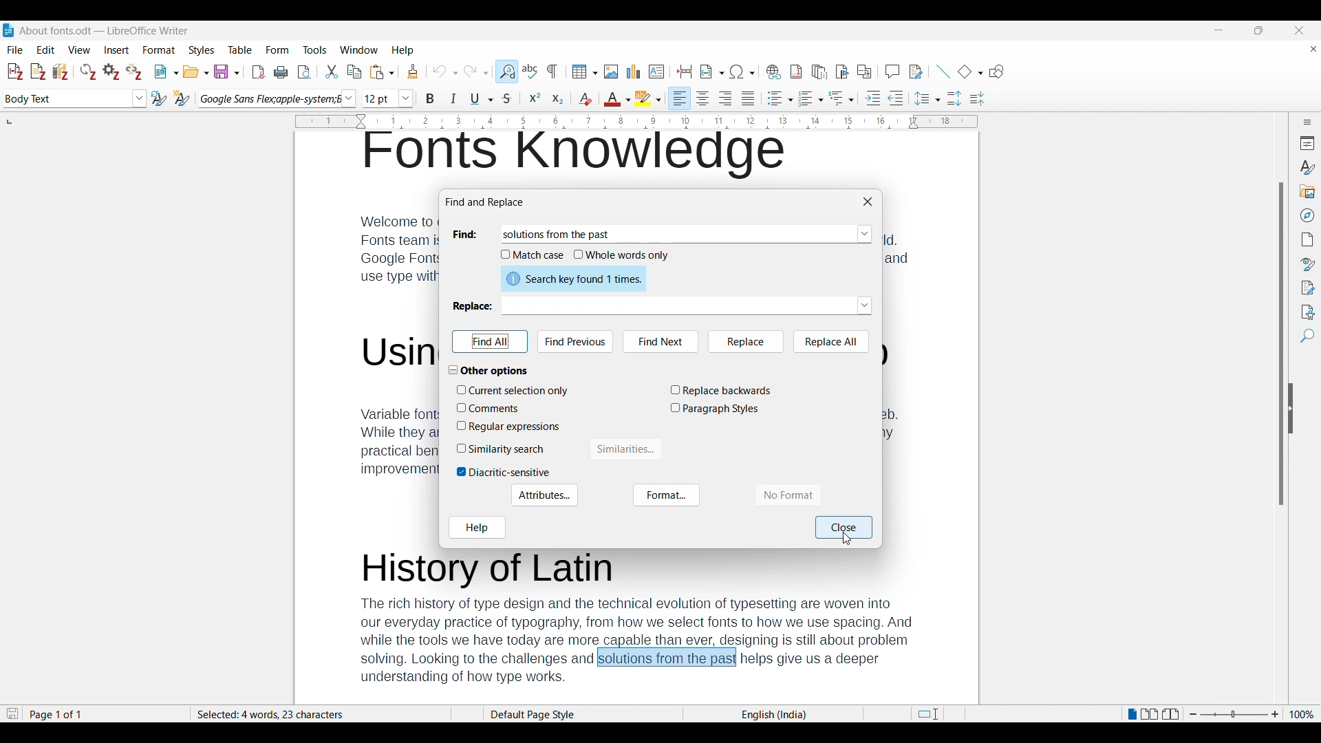 The image size is (1321, 743). Describe the element at coordinates (844, 528) in the screenshot. I see `Close highlighted due to selection` at that location.